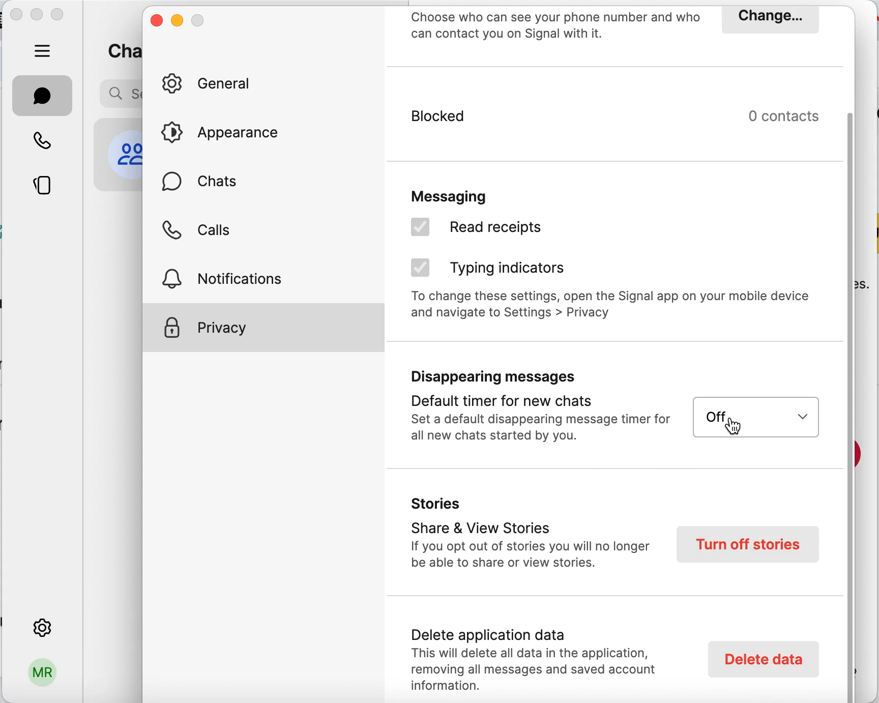 Image resolution: width=879 pixels, height=703 pixels. Describe the element at coordinates (177, 21) in the screenshot. I see `minimize` at that location.